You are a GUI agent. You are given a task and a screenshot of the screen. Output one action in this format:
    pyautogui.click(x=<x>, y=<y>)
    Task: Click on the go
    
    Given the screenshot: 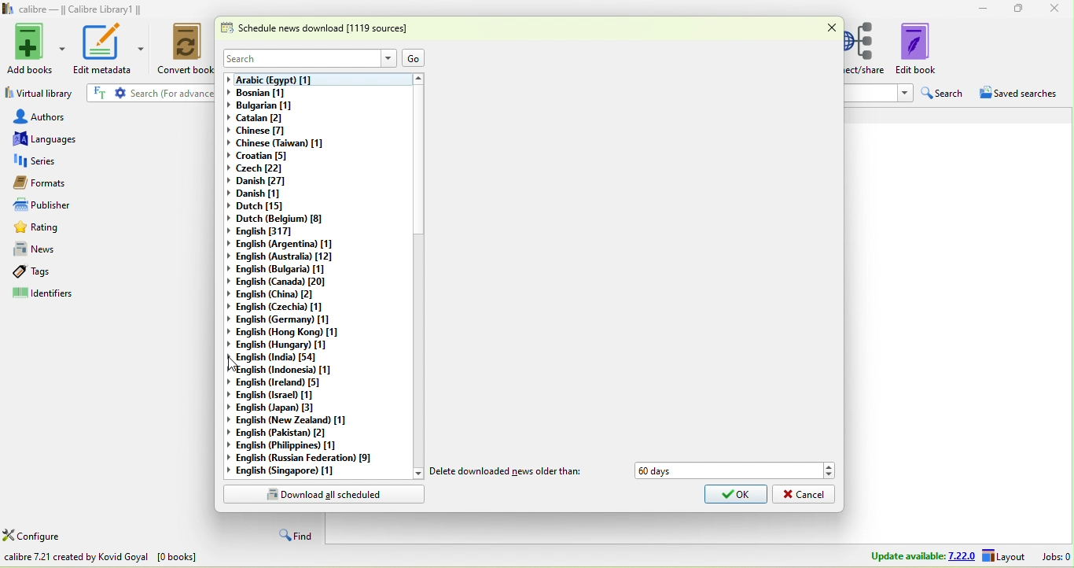 What is the action you would take?
    pyautogui.click(x=415, y=58)
    